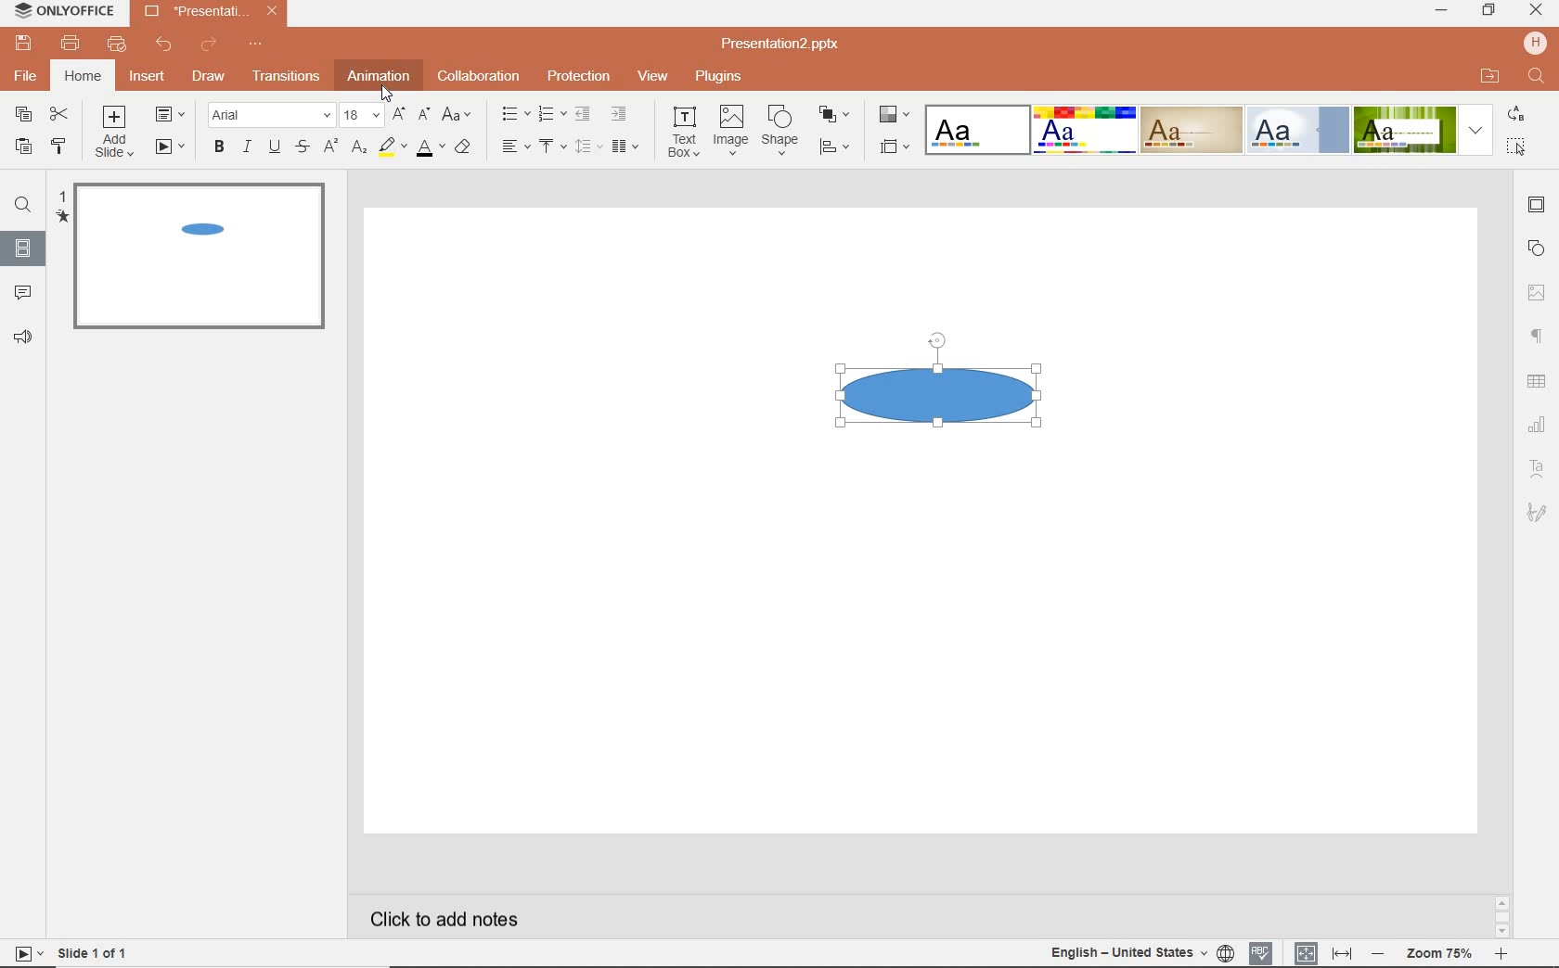 Image resolution: width=1559 pixels, height=968 pixels. I want to click on HORIZONTAL ALIG, so click(515, 146).